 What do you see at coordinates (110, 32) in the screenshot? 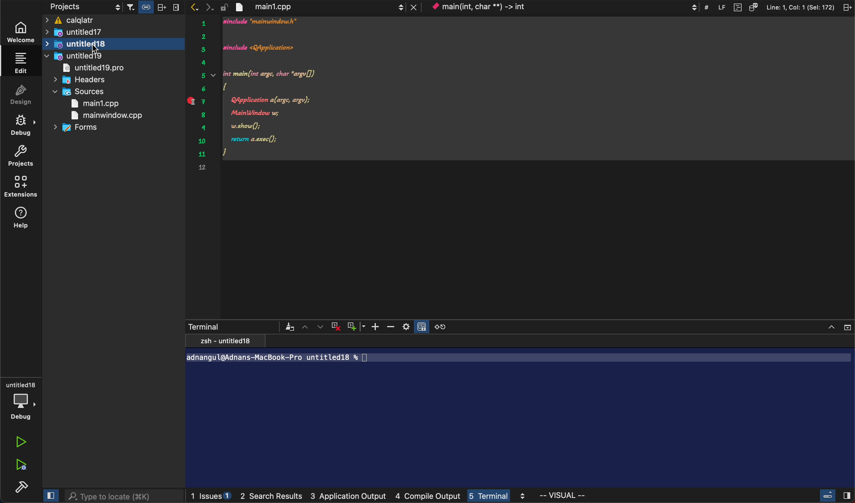
I see `untitled` at bounding box center [110, 32].